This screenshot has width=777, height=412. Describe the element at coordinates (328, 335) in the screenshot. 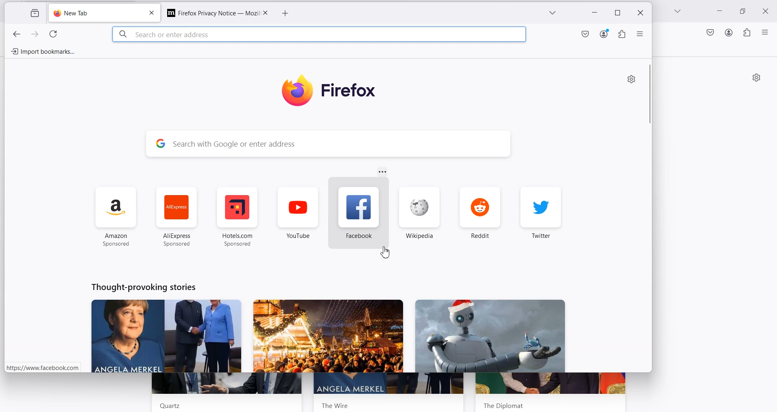

I see `news 2` at that location.